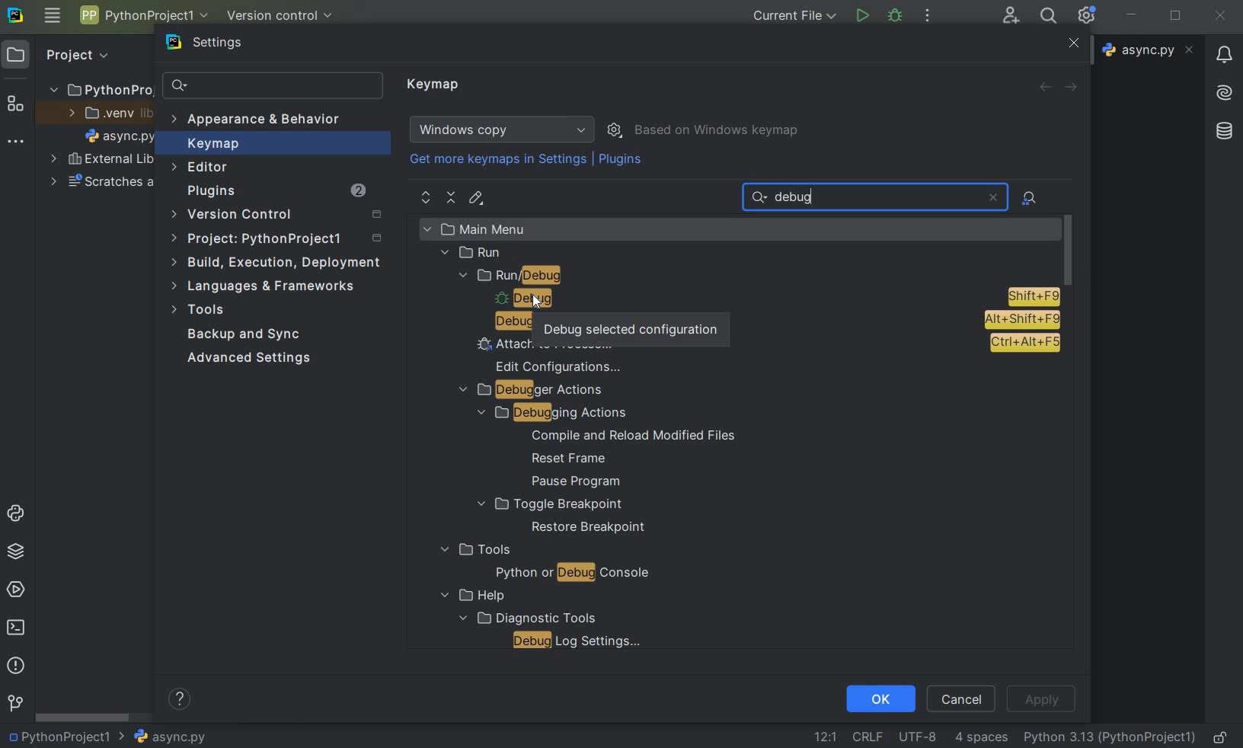 This screenshot has height=748, width=1243. Describe the element at coordinates (15, 704) in the screenshot. I see `version control` at that location.